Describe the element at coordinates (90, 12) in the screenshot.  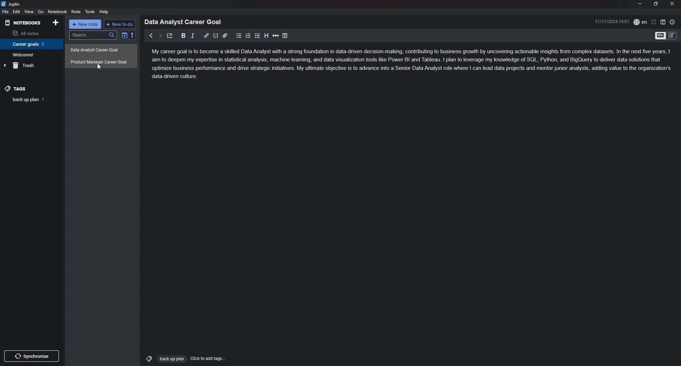
I see `tools` at that location.